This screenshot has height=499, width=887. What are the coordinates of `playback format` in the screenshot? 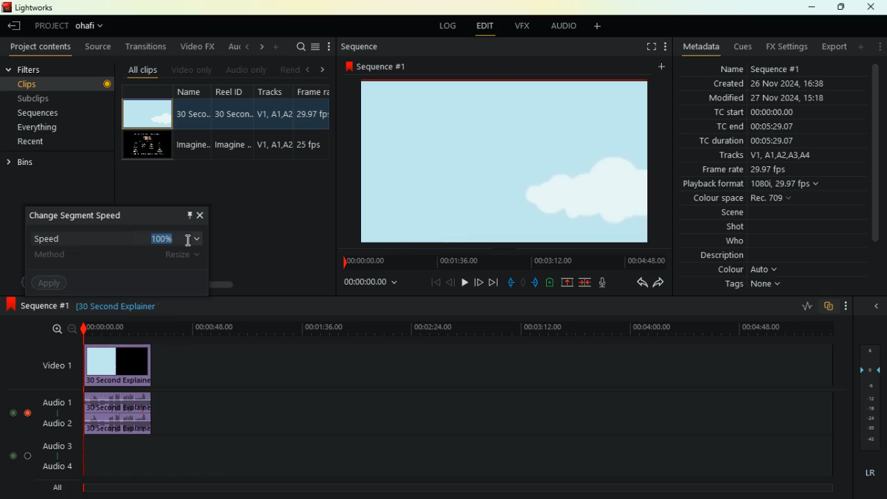 It's located at (759, 185).